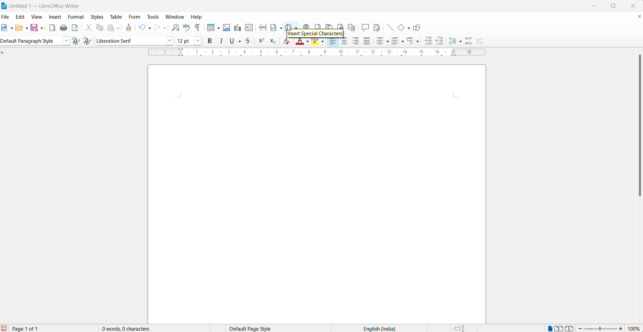 This screenshot has width=643, height=332. What do you see at coordinates (12, 29) in the screenshot?
I see `new options` at bounding box center [12, 29].